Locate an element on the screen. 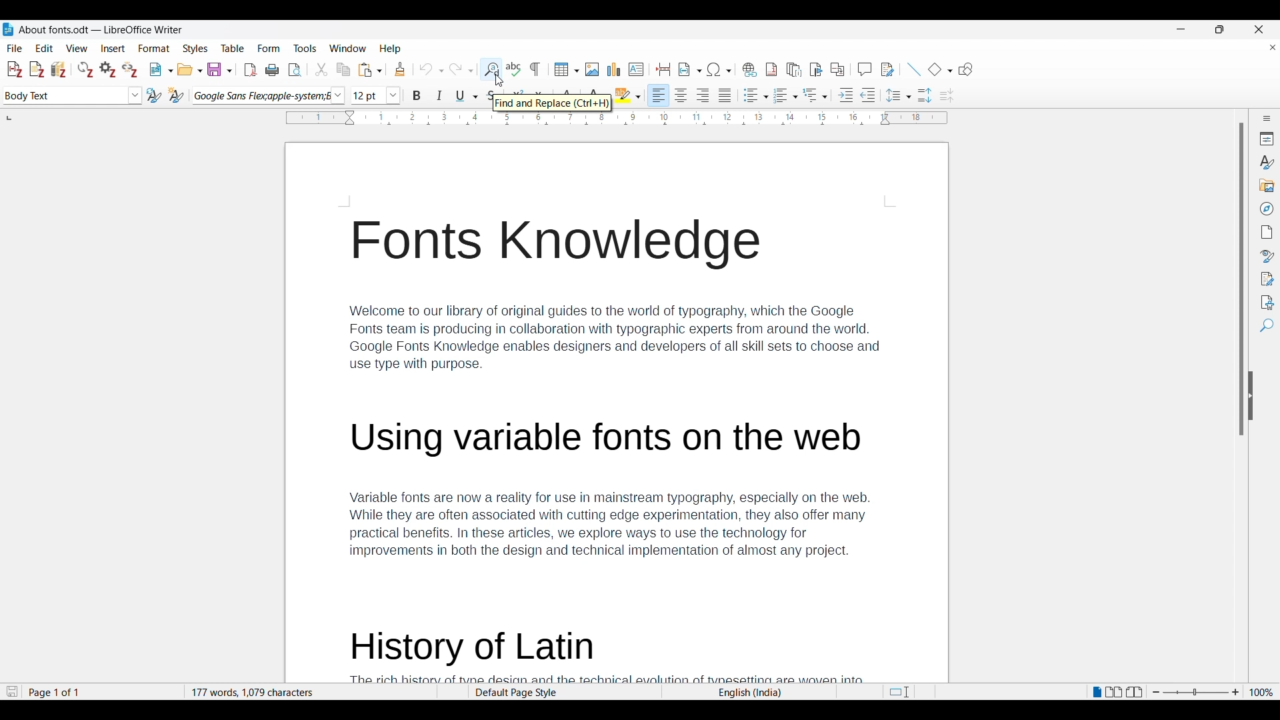  Decrease paragraph spacing is located at coordinates (947, 95).